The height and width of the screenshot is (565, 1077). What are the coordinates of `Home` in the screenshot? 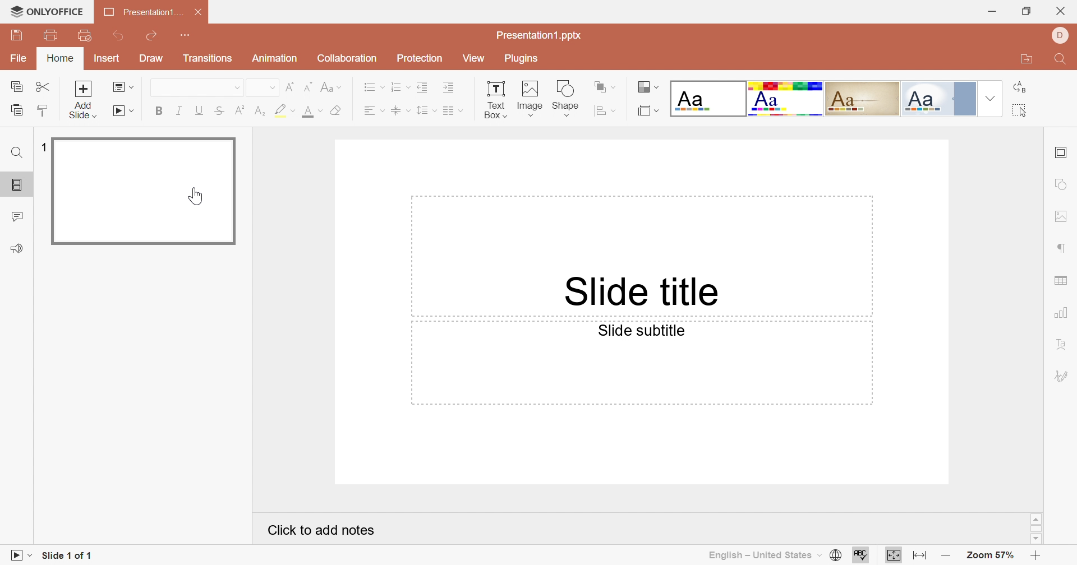 It's located at (59, 58).